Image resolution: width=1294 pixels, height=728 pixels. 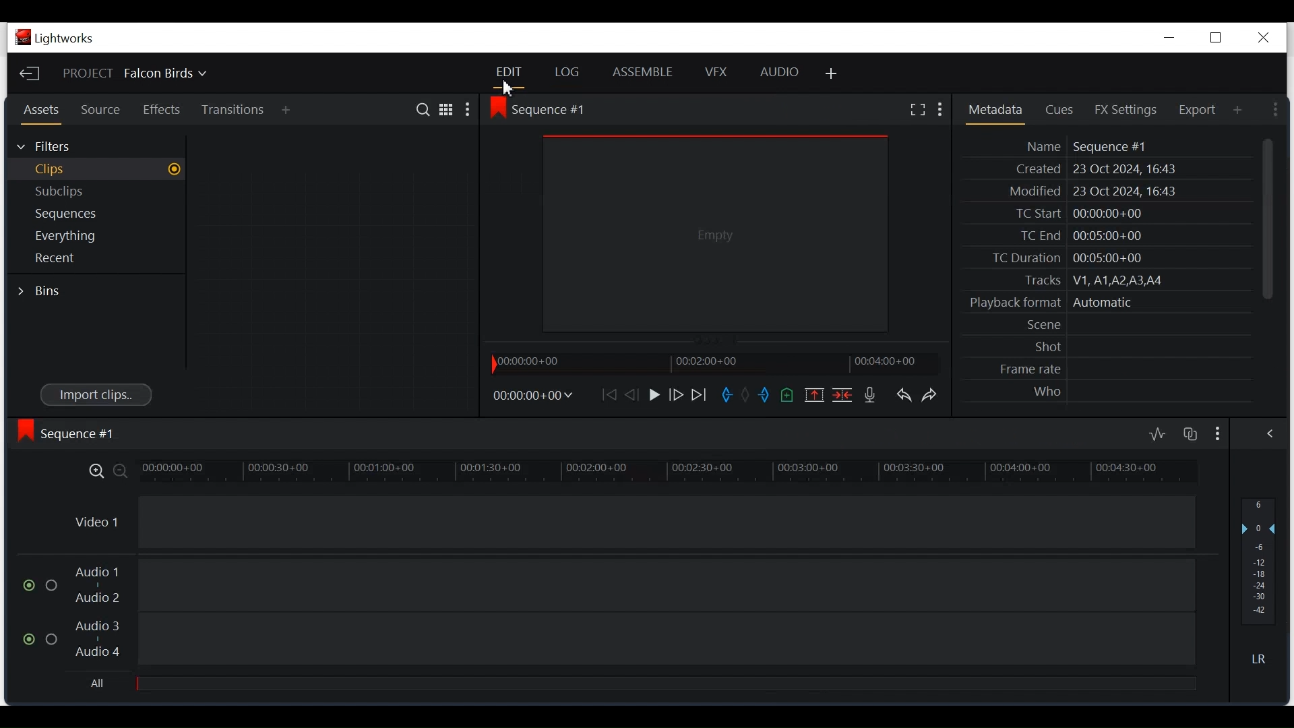 What do you see at coordinates (528, 398) in the screenshot?
I see `Timecodes and reels` at bounding box center [528, 398].